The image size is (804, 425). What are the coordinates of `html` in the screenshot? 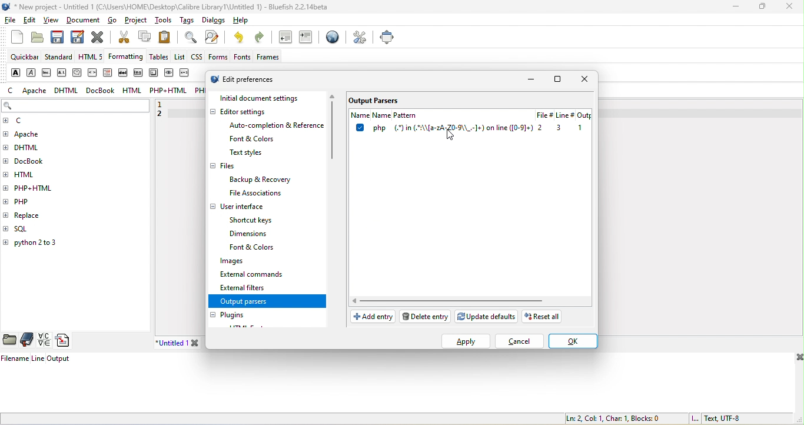 It's located at (30, 175).